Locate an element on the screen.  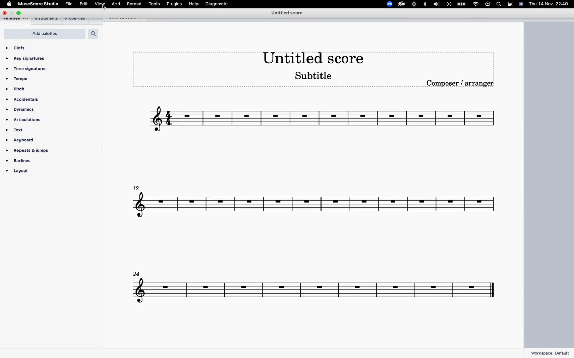
accidentals is located at coordinates (26, 99).